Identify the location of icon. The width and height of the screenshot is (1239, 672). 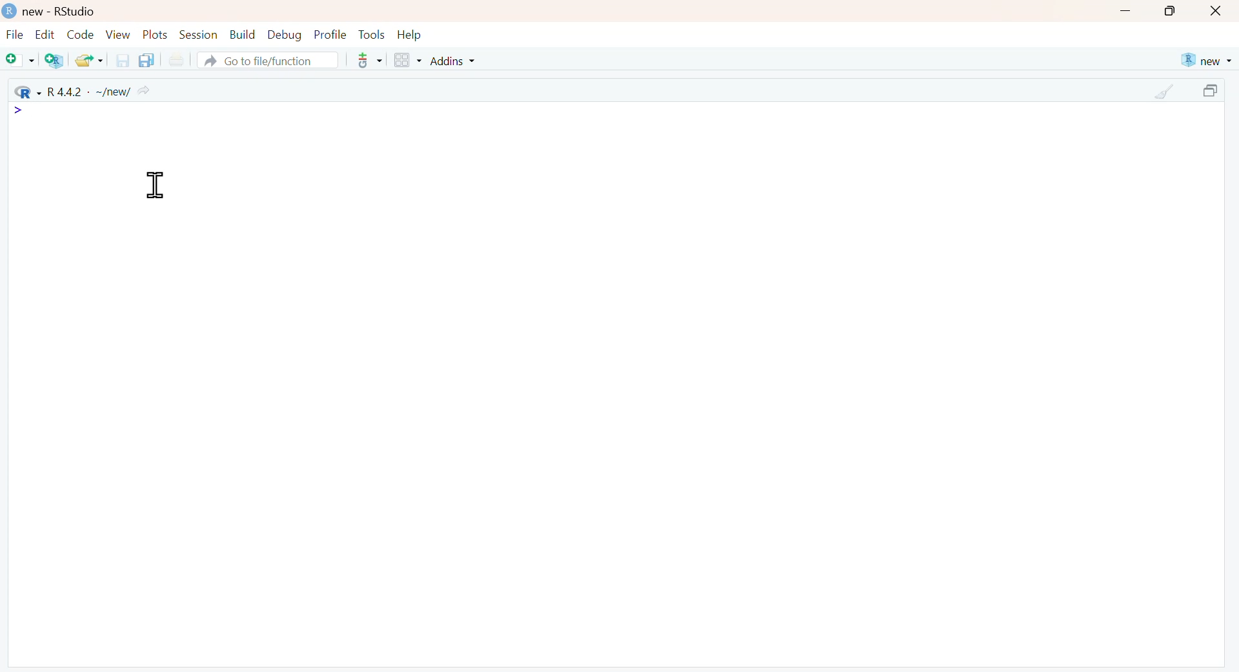
(19, 110).